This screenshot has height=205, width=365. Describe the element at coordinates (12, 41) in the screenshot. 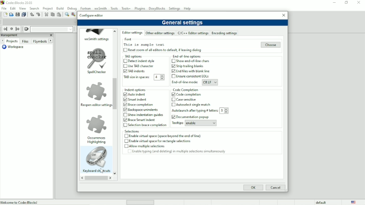

I see `Projects` at that location.